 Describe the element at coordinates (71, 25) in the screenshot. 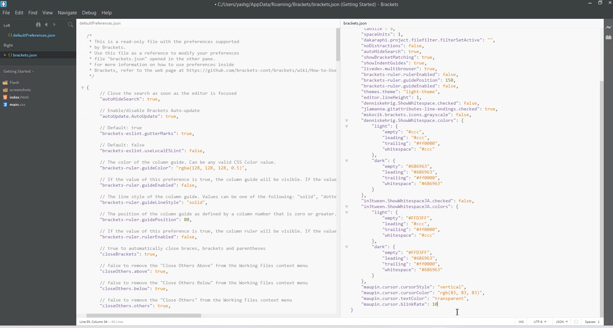

I see `Find in Files` at that location.